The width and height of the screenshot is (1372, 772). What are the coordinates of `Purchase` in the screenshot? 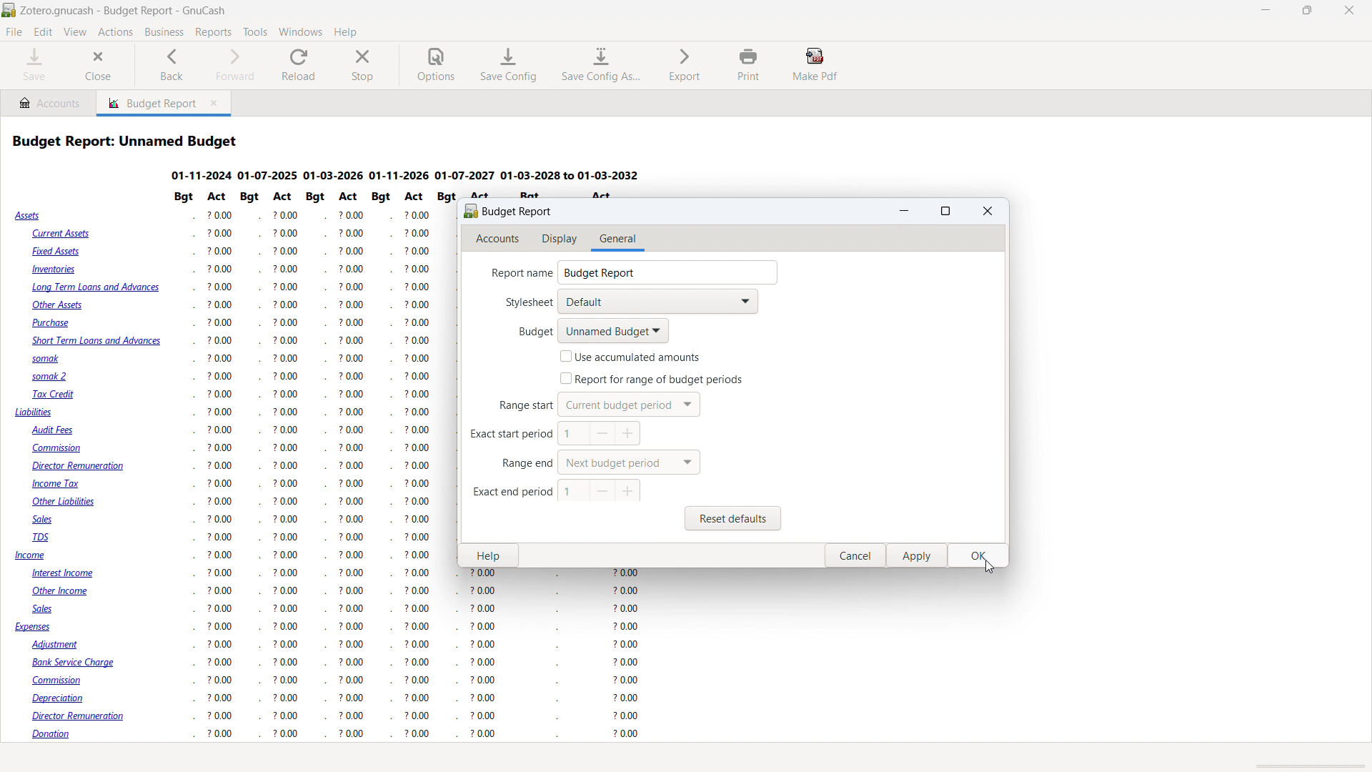 It's located at (54, 322).